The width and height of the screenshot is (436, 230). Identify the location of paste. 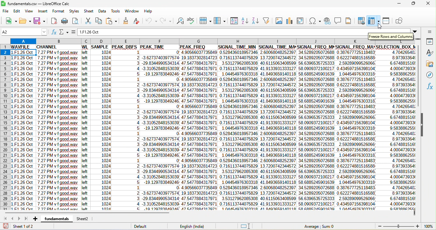
(113, 20).